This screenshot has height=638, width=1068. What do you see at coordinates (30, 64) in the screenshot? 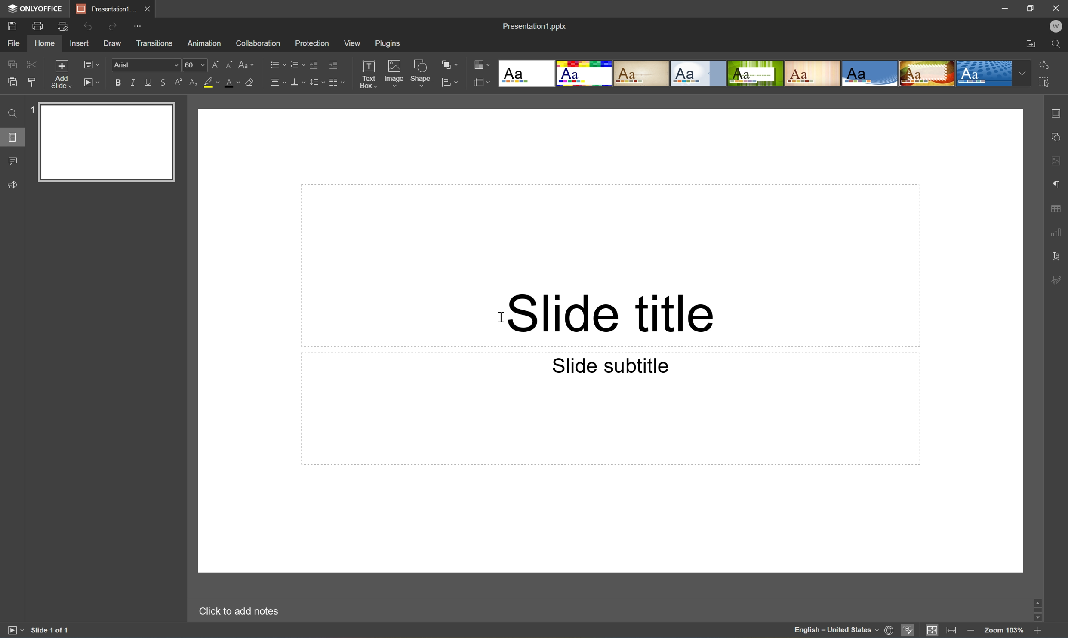
I see `Cut` at bounding box center [30, 64].